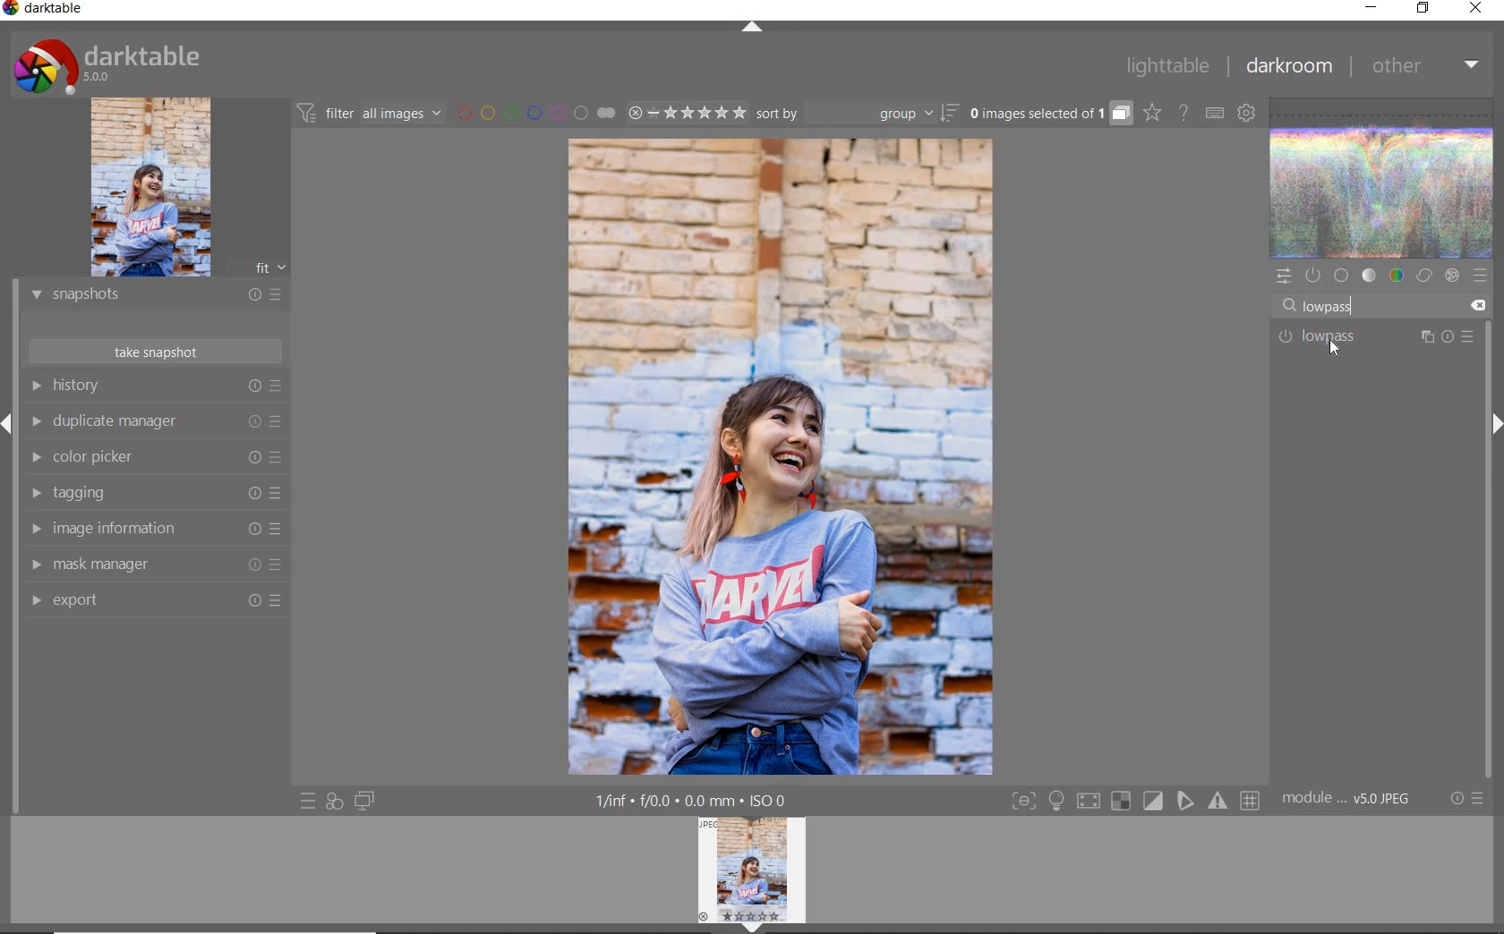  I want to click on image preview, so click(756, 874).